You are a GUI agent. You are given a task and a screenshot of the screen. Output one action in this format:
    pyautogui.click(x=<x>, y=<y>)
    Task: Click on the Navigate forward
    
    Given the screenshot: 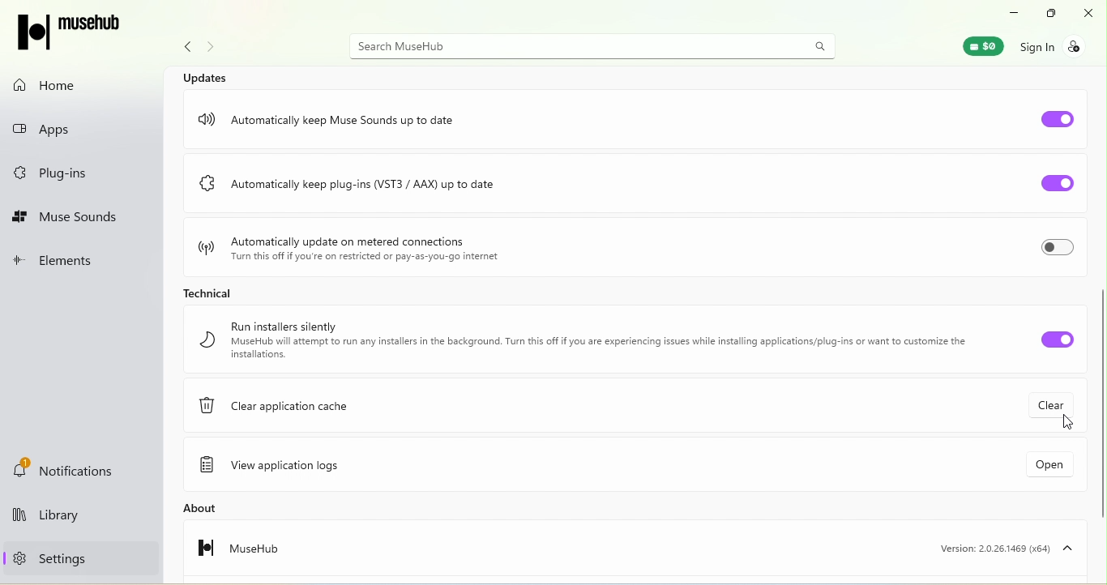 What is the action you would take?
    pyautogui.click(x=214, y=49)
    